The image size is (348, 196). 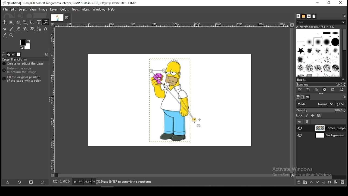 I want to click on cage transform, so click(x=15, y=59).